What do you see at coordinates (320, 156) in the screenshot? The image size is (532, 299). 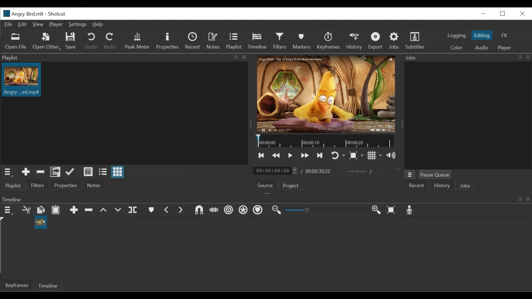 I see `Skip to the next point` at bounding box center [320, 156].